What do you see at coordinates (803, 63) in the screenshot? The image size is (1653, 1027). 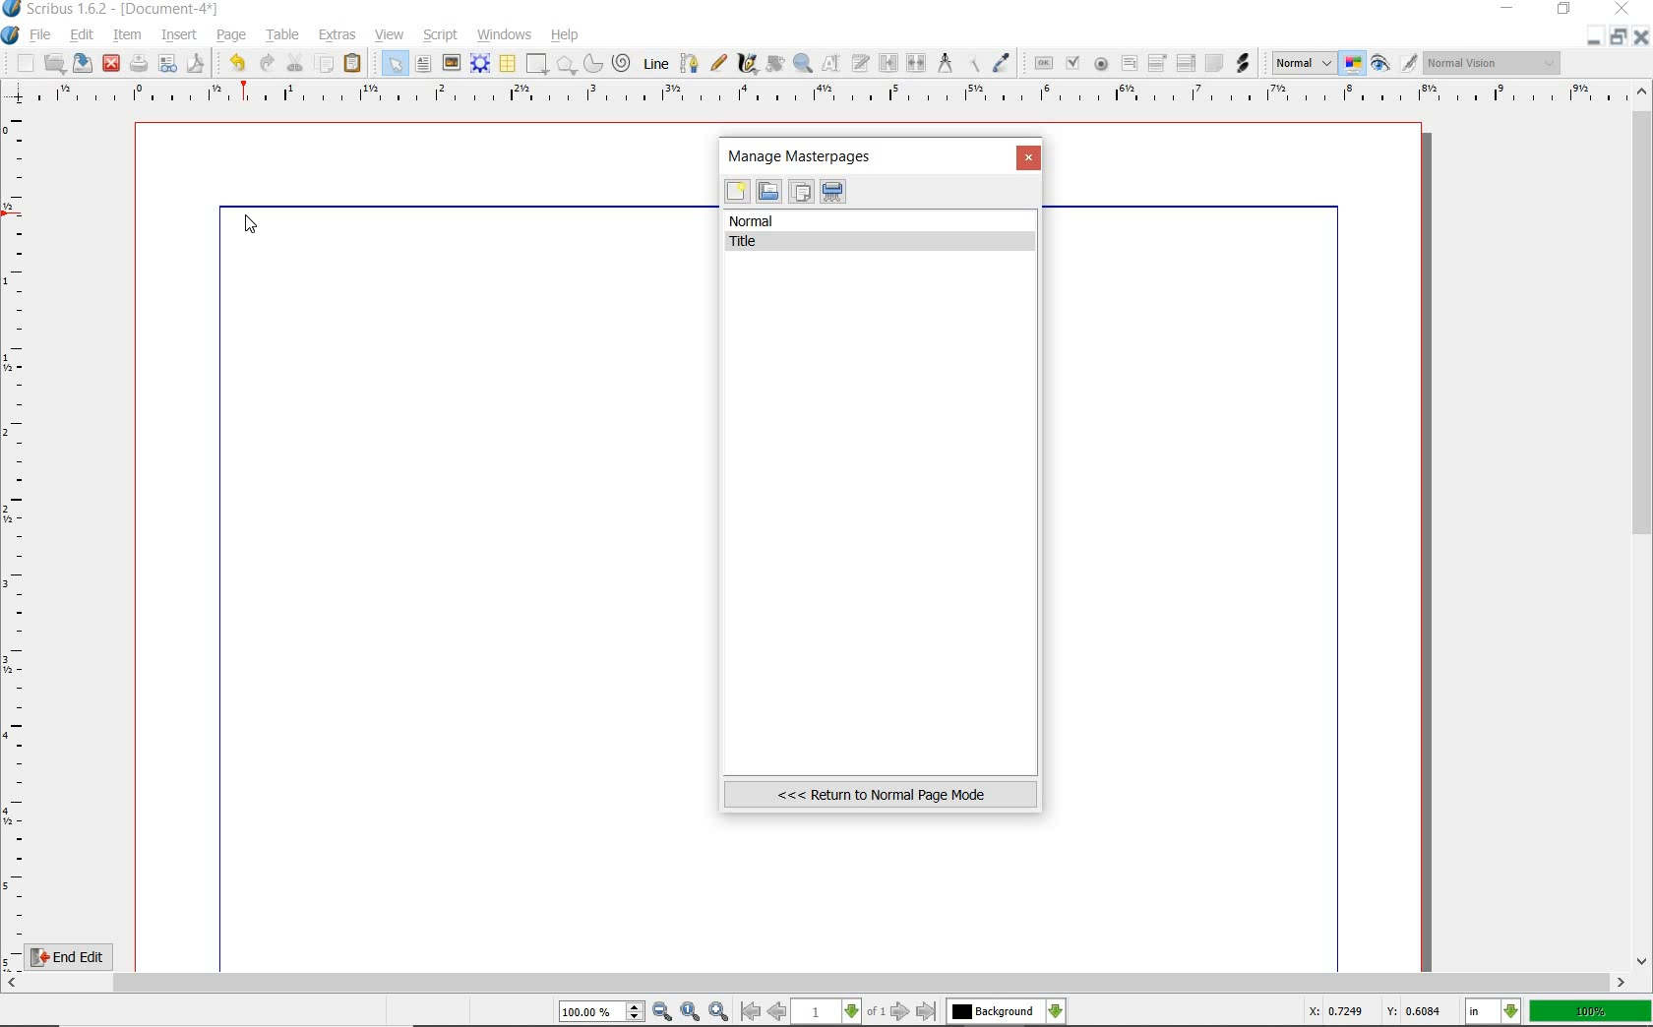 I see `zoom in or zoom out` at bounding box center [803, 63].